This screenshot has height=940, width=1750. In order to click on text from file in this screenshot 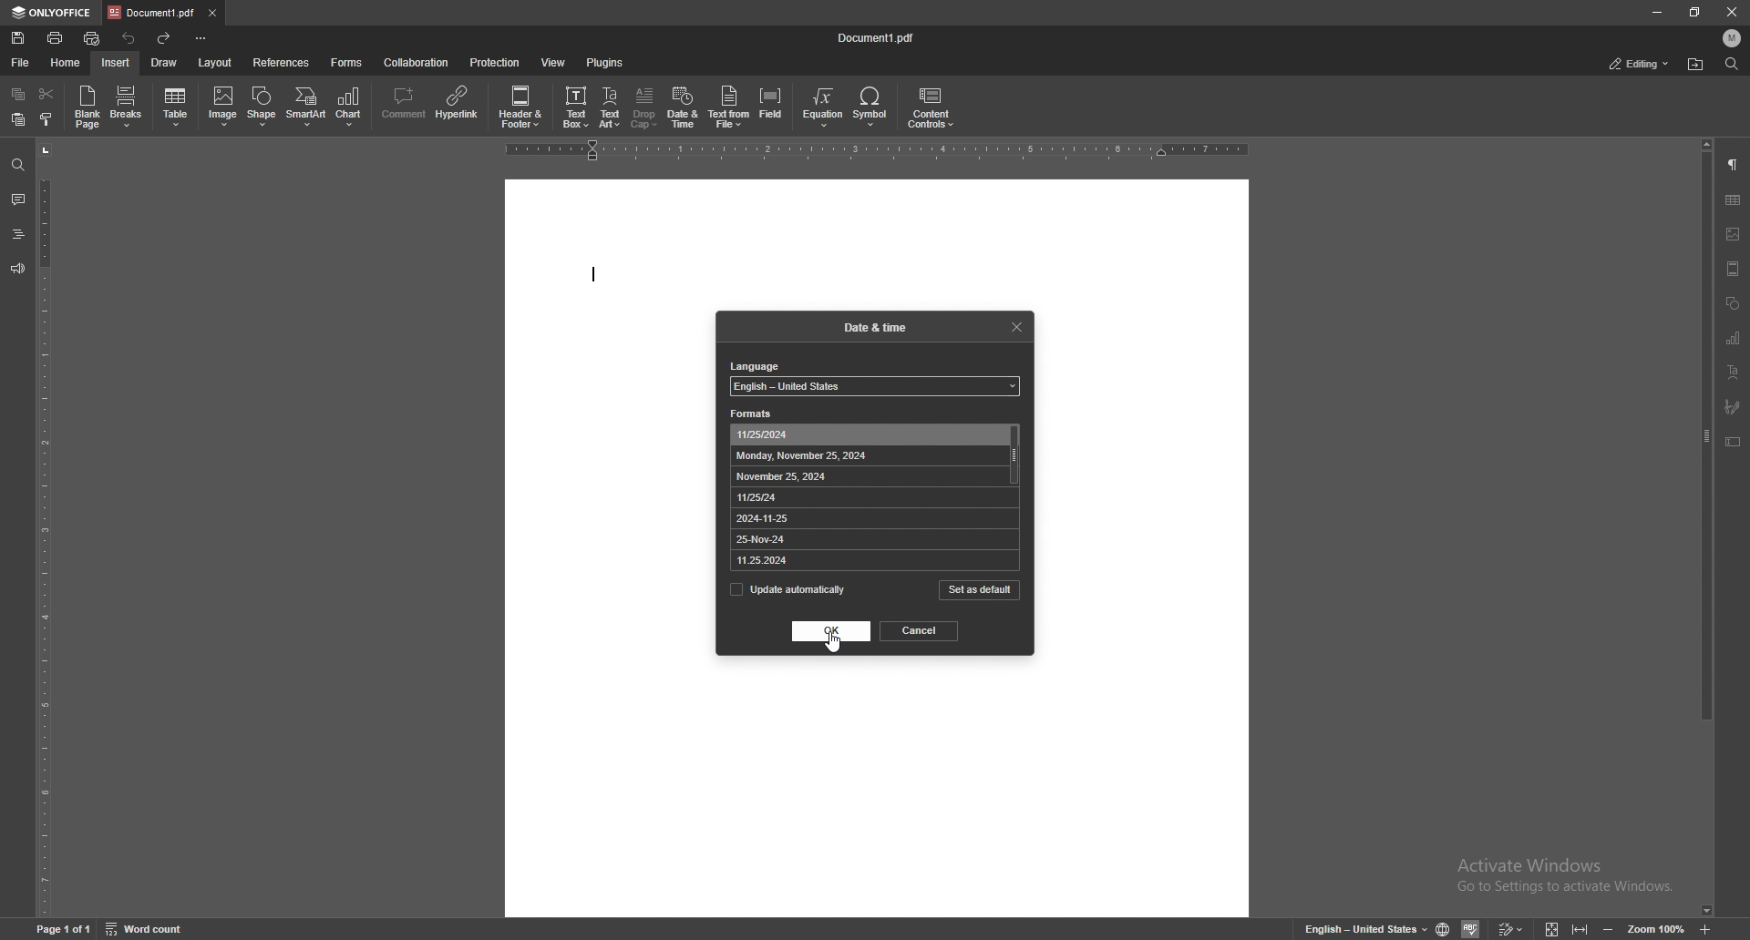, I will do `click(730, 106)`.